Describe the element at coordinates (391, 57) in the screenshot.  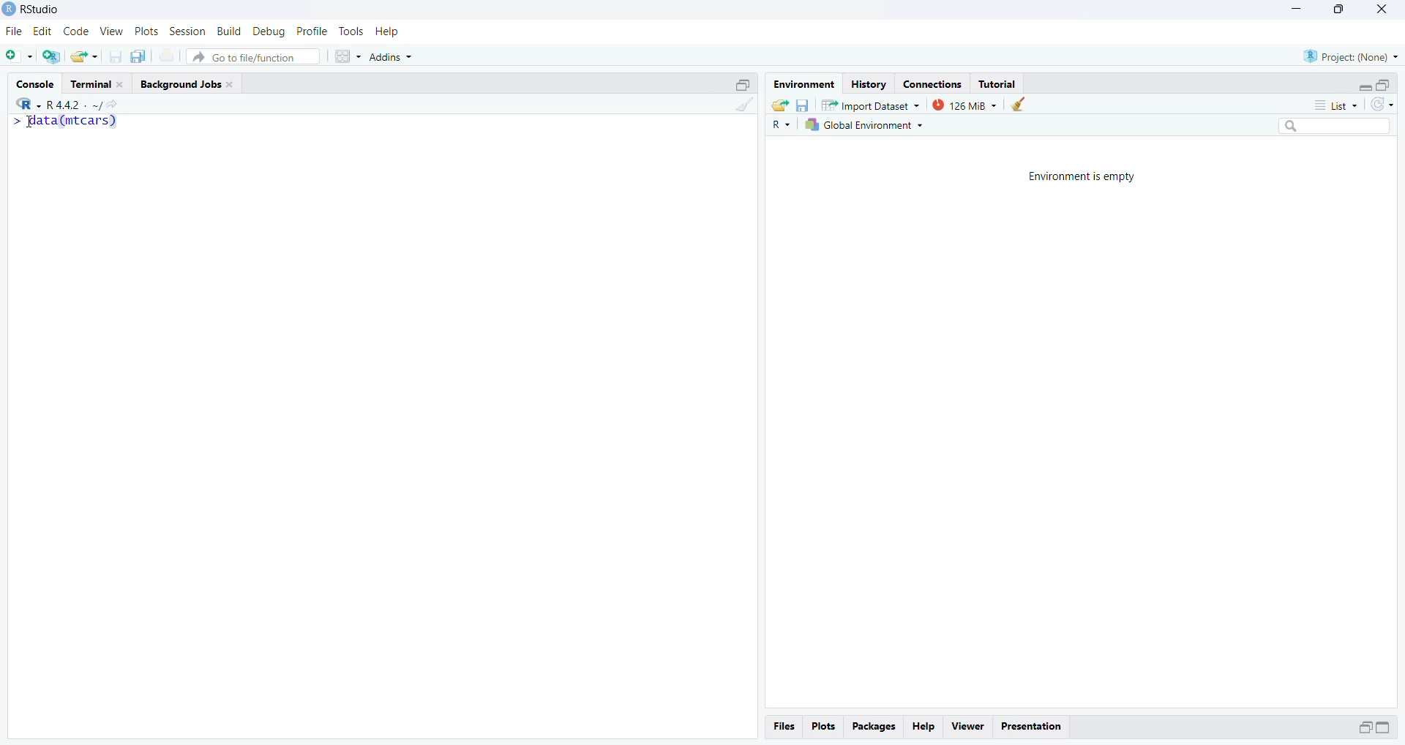
I see `Addins` at that location.